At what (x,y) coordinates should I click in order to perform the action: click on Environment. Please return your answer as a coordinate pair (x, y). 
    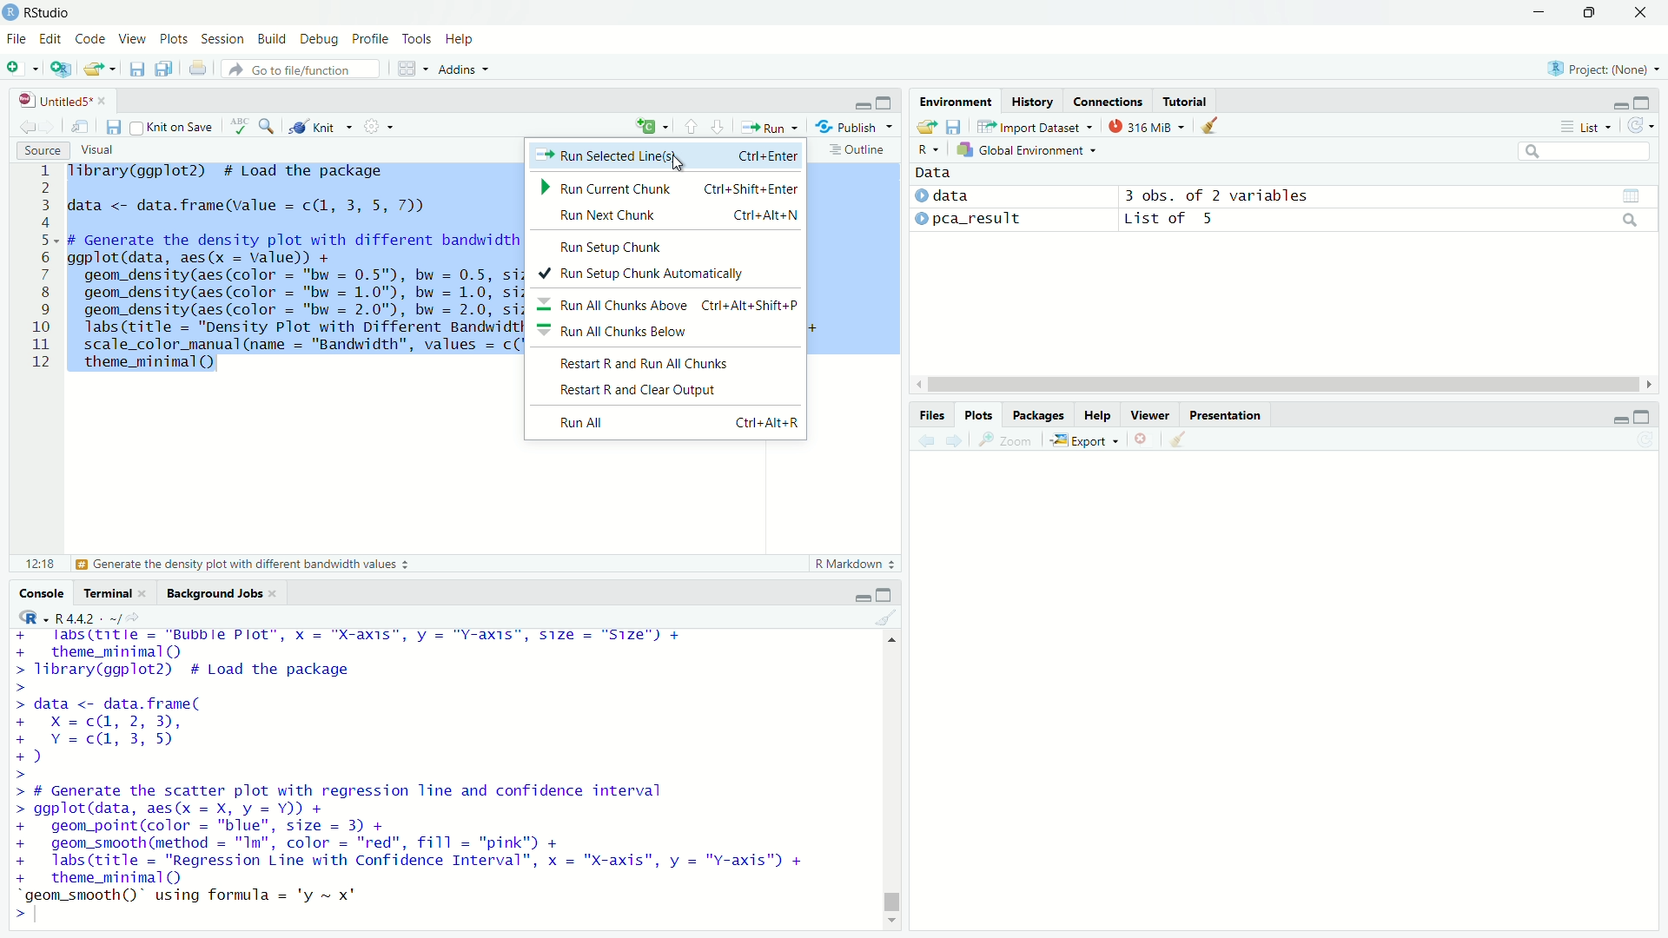
    Looking at the image, I should click on (956, 101).